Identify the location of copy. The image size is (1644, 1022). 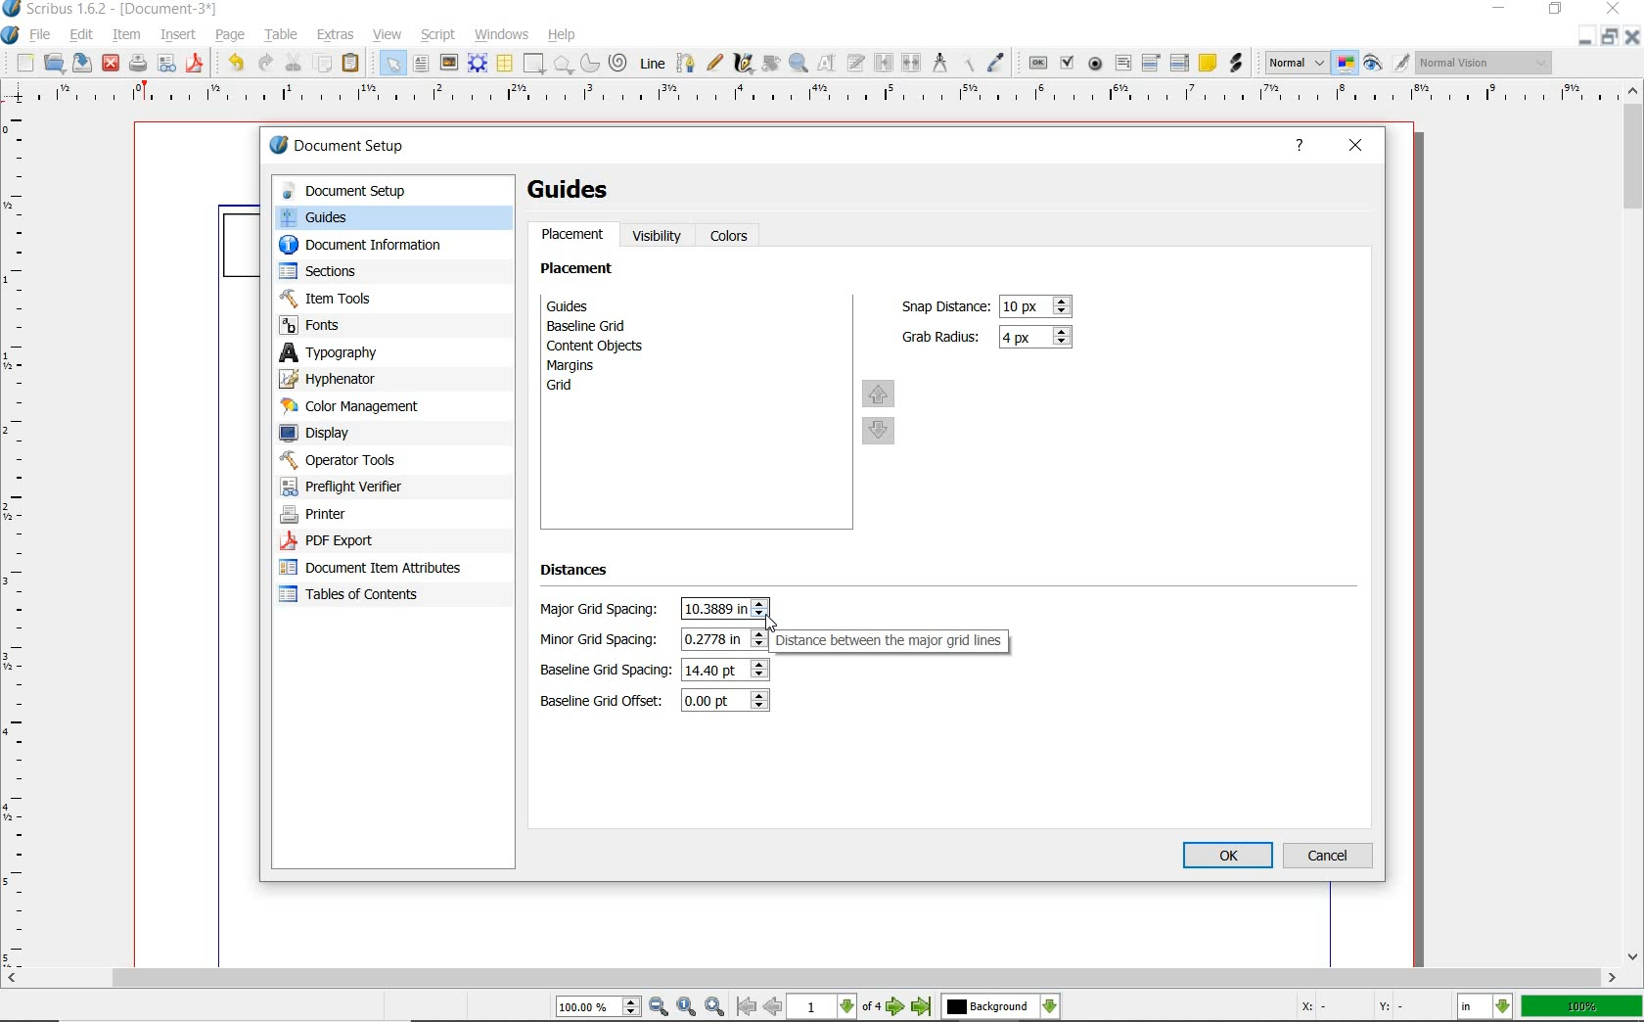
(323, 66).